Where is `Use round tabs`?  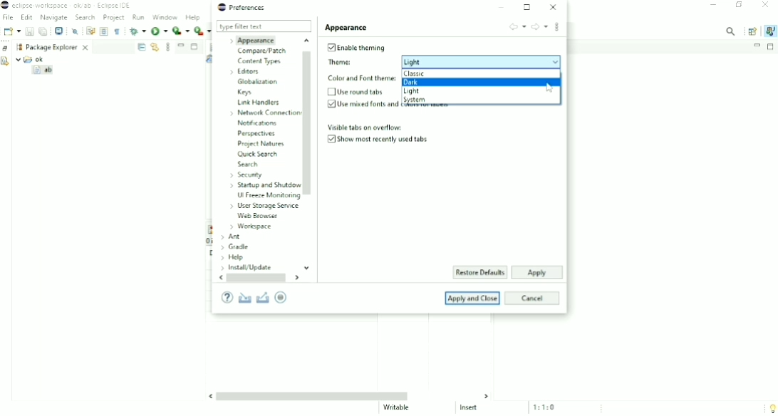 Use round tabs is located at coordinates (357, 93).